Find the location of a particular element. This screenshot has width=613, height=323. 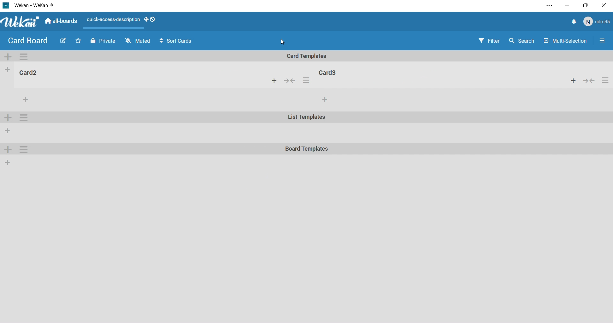

collapse is located at coordinates (290, 82).